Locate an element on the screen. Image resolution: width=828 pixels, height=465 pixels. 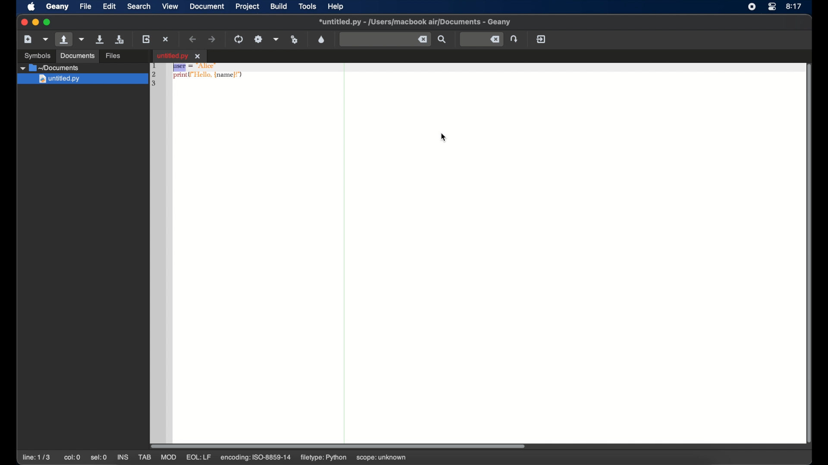
save the current file is located at coordinates (100, 39).